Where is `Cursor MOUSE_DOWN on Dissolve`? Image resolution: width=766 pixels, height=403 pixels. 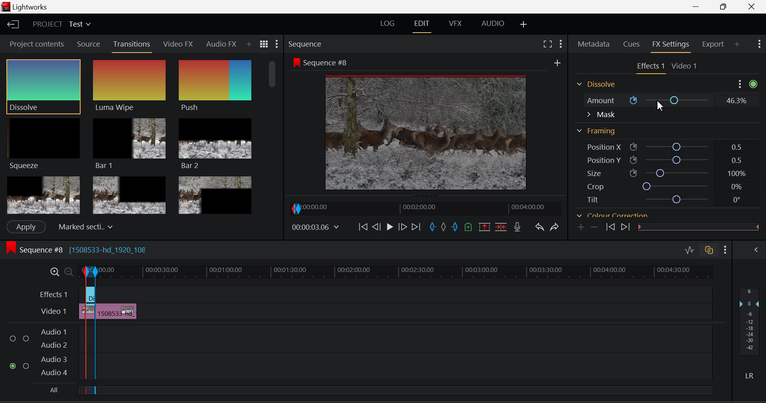 Cursor MOUSE_DOWN on Dissolve is located at coordinates (44, 86).